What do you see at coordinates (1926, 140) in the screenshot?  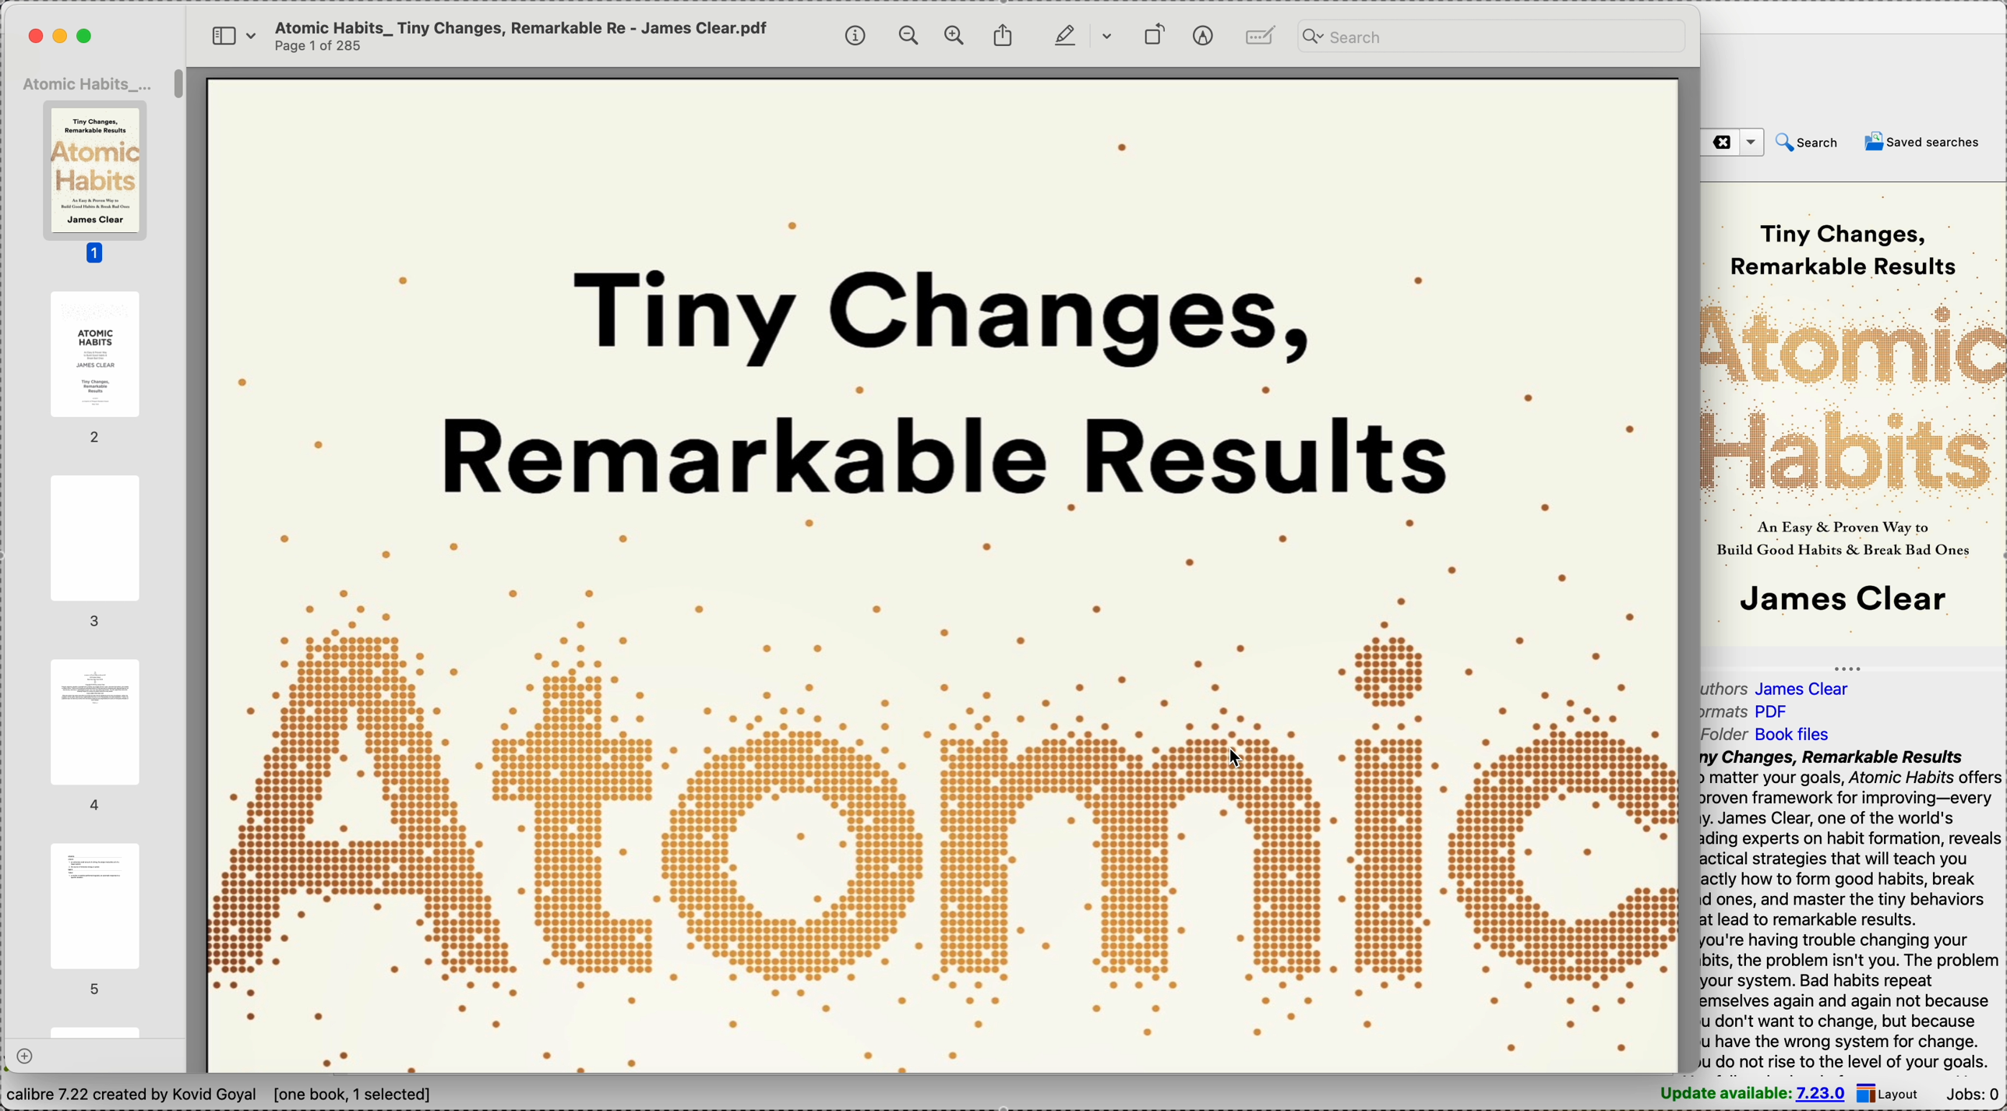 I see `saved searches` at bounding box center [1926, 140].